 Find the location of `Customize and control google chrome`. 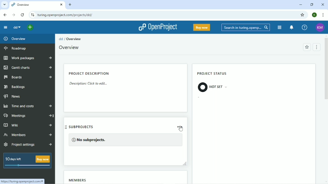

Customize and control google chrome is located at coordinates (323, 15).